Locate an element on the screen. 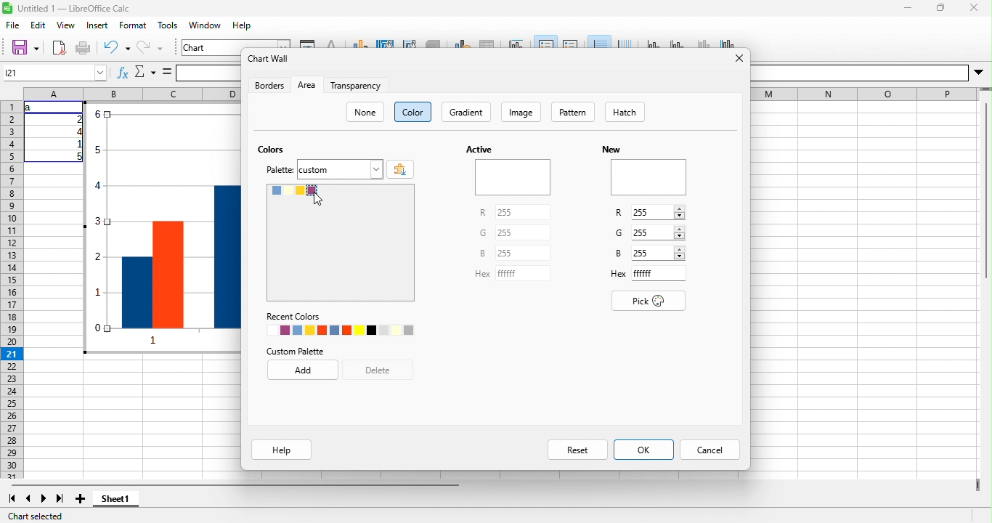 The width and height of the screenshot is (992, 523). B is located at coordinates (619, 253).